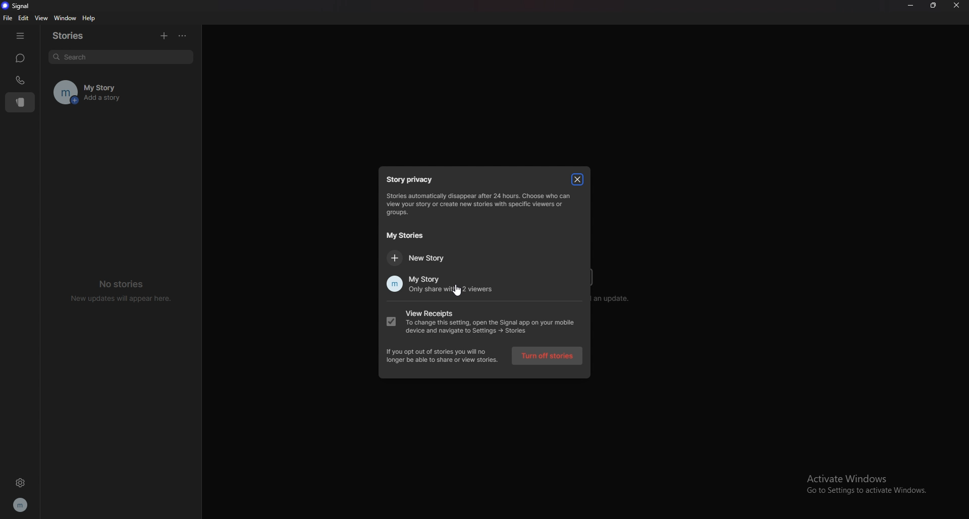 This screenshot has width=969, height=519. What do you see at coordinates (122, 299) in the screenshot?
I see `New updates will appear here.` at bounding box center [122, 299].